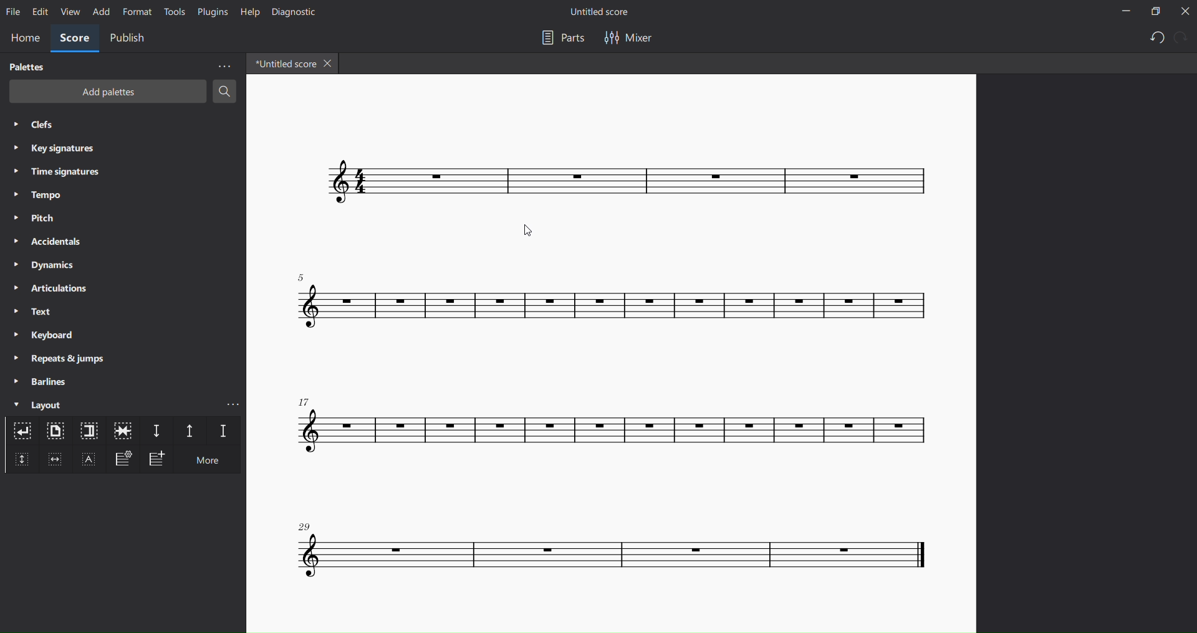 The width and height of the screenshot is (1197, 633). I want to click on layout, so click(37, 405).